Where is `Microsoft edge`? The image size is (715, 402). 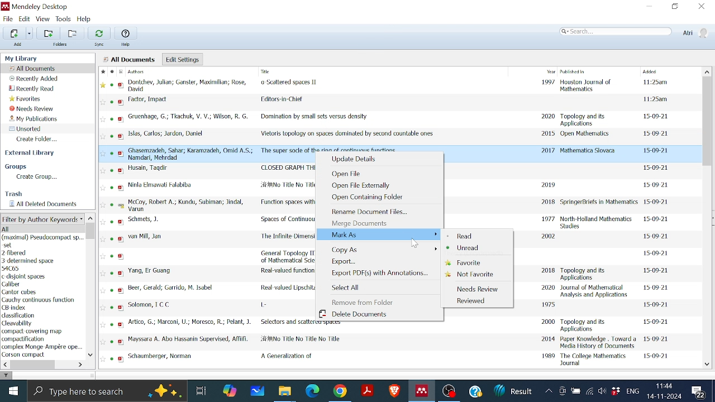 Microsoft edge is located at coordinates (313, 390).